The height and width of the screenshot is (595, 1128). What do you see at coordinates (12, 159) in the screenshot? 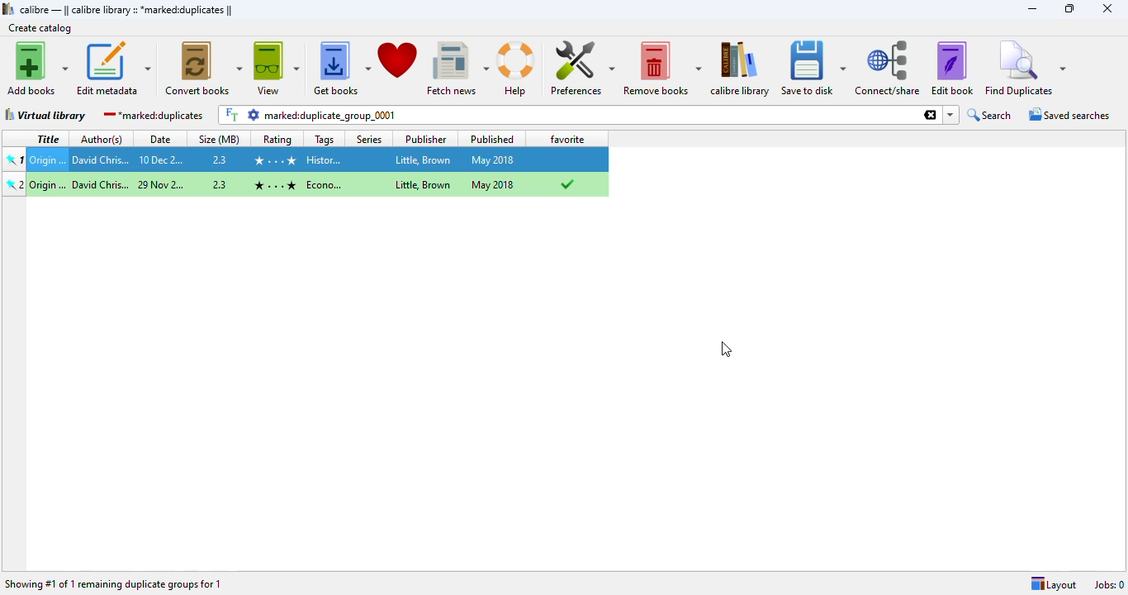
I see `pinned book 1` at bounding box center [12, 159].